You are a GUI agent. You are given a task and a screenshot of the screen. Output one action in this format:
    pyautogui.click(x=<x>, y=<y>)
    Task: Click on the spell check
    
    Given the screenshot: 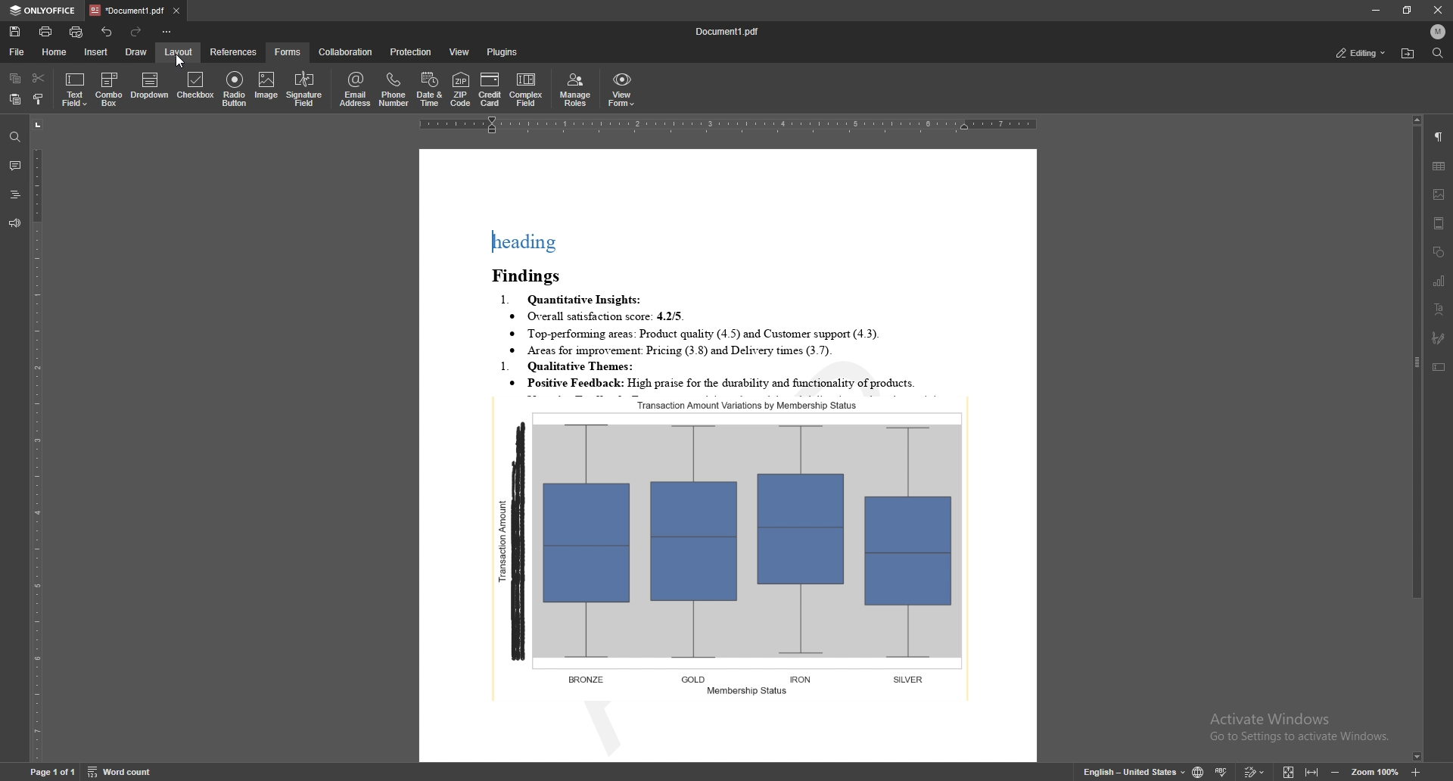 What is the action you would take?
    pyautogui.click(x=1221, y=770)
    